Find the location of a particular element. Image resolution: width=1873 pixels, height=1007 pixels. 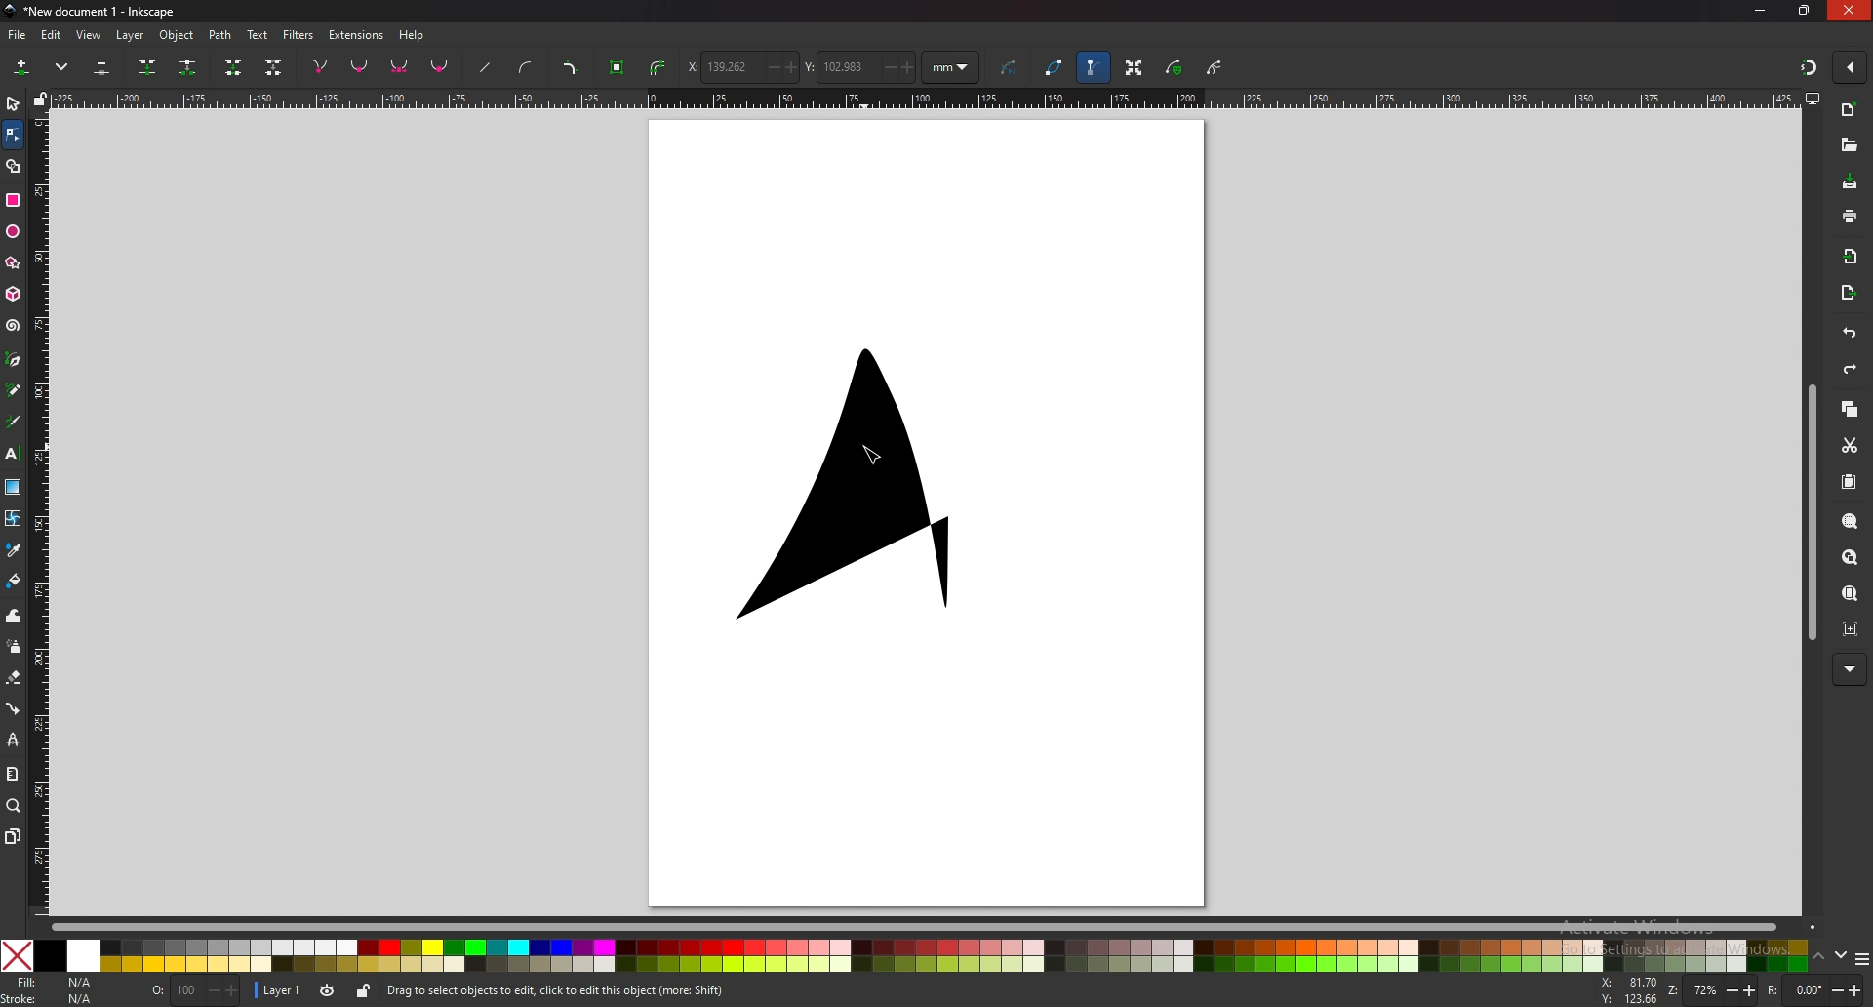

new is located at coordinates (1848, 109).